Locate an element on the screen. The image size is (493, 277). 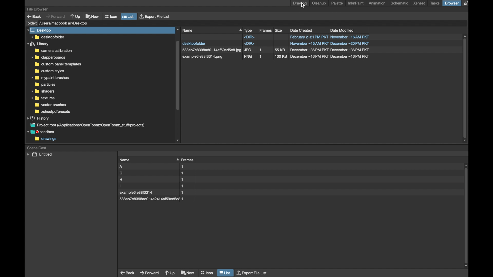
forward is located at coordinates (55, 16).